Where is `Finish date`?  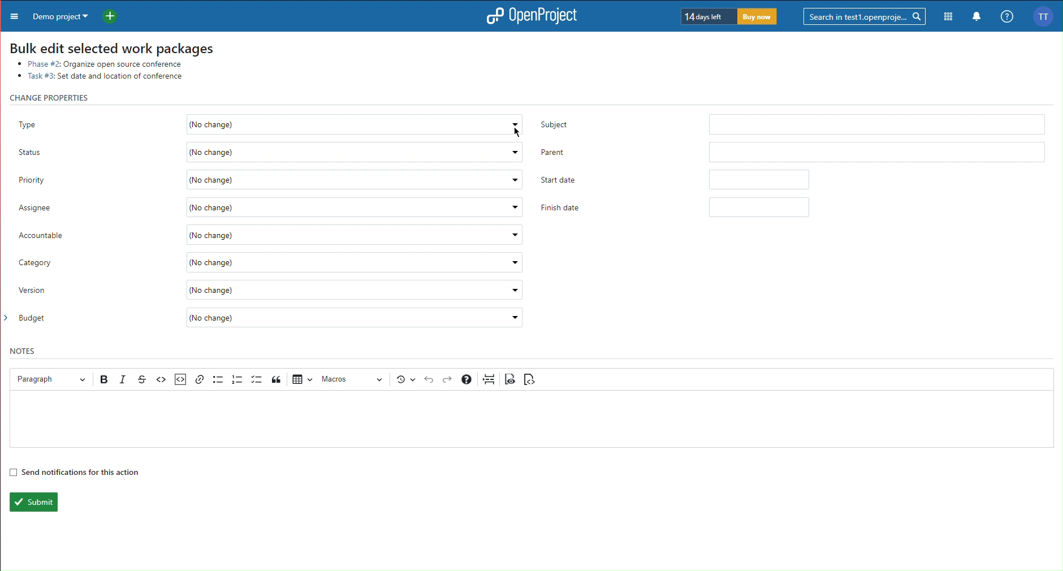
Finish date is located at coordinates (678, 209).